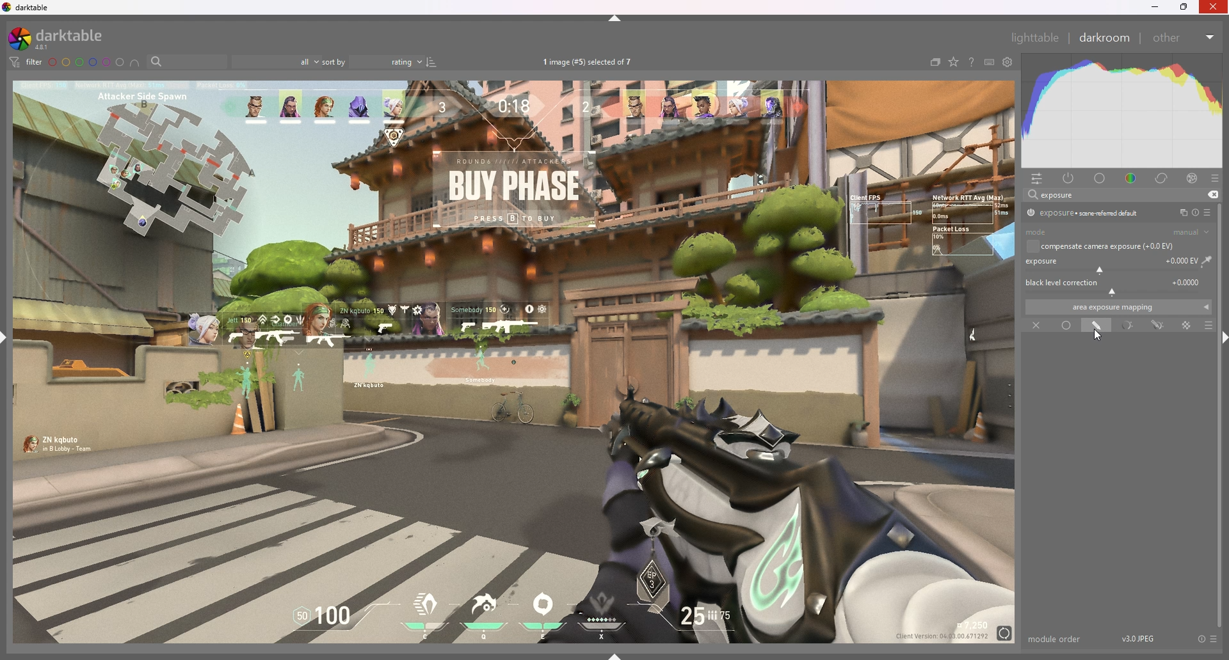 This screenshot has height=660, width=1229. Describe the element at coordinates (1040, 179) in the screenshot. I see `quick access panel` at that location.